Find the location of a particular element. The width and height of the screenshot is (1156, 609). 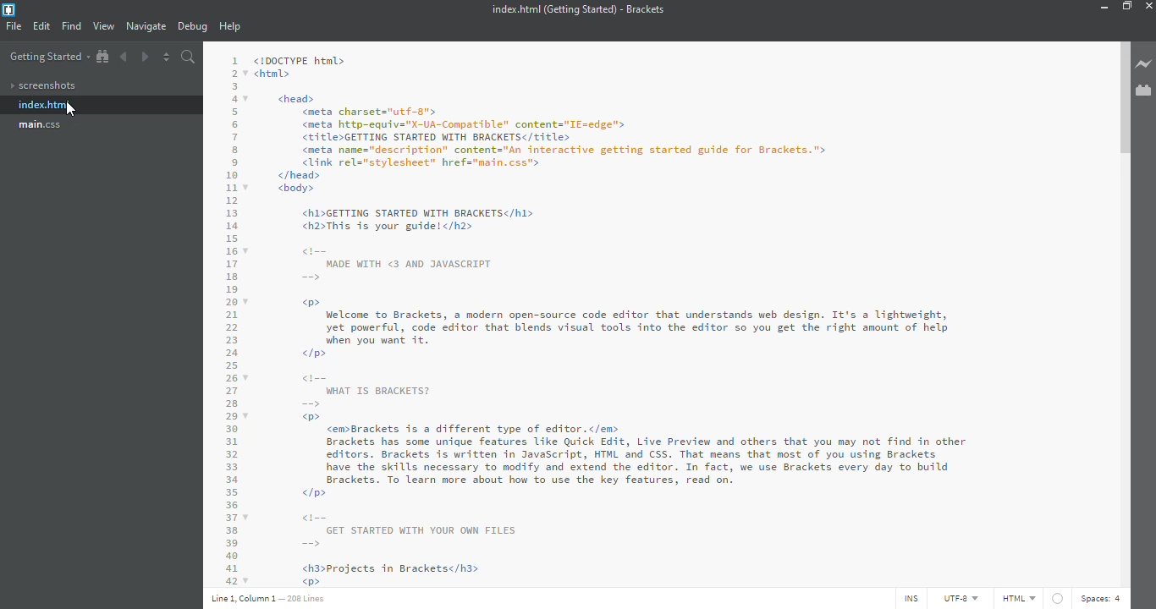

debug is located at coordinates (192, 27).